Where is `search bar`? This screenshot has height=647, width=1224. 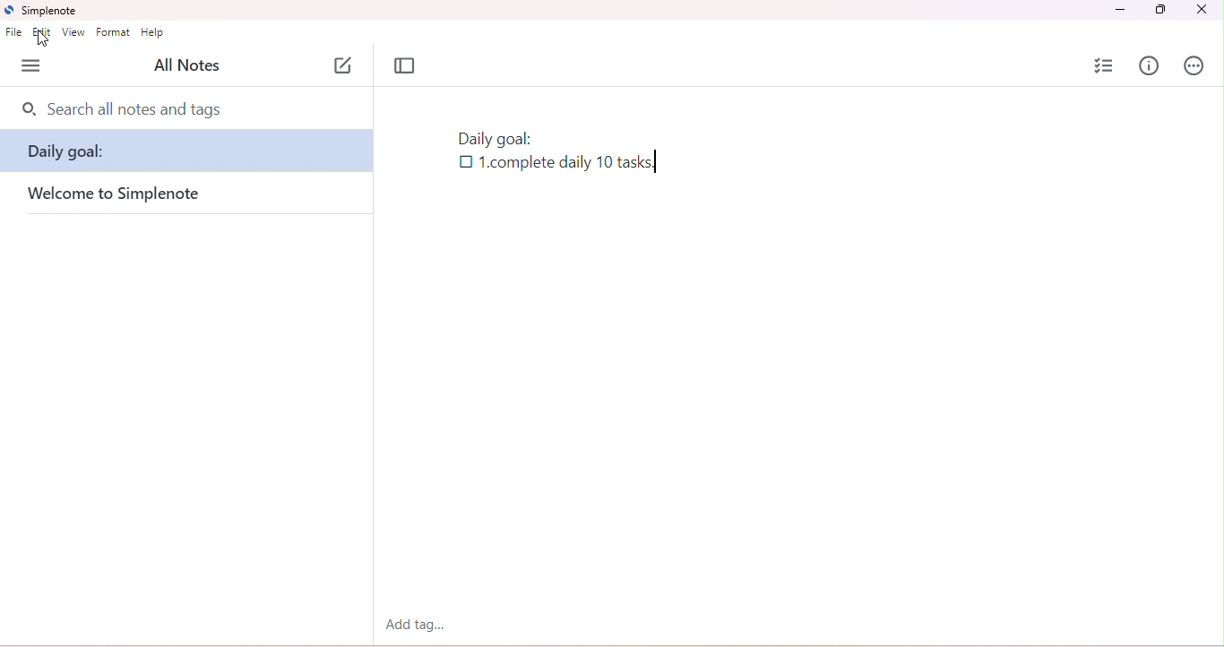 search bar is located at coordinates (188, 106).